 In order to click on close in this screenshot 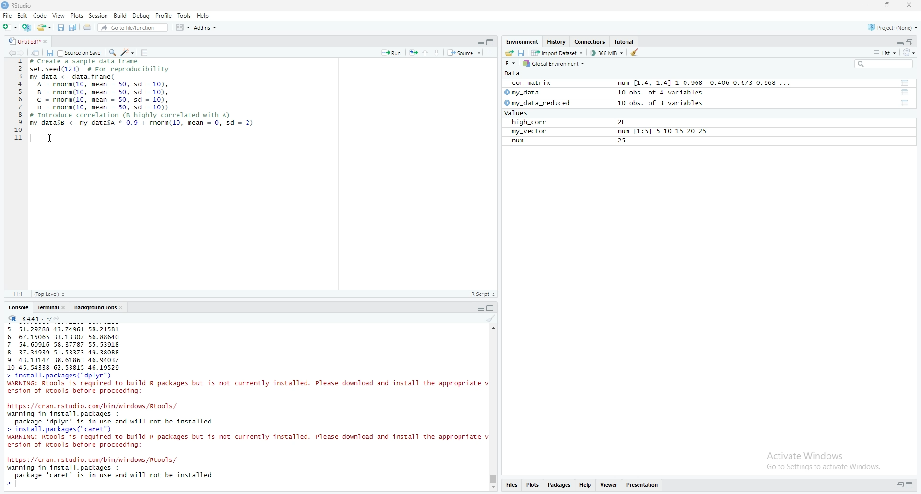, I will do `click(65, 308)`.